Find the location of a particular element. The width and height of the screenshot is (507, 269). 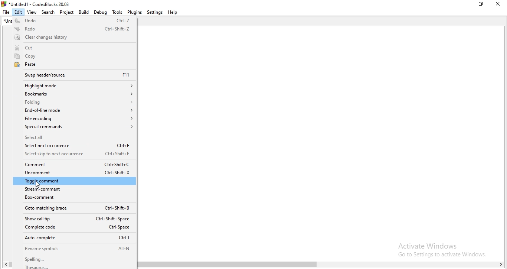

Minimise is located at coordinates (463, 5).